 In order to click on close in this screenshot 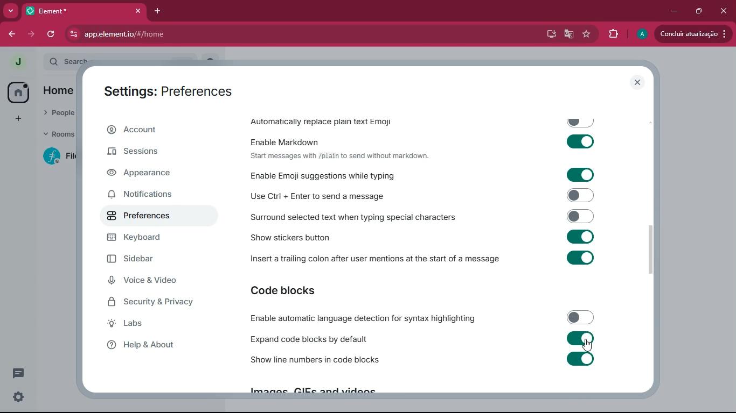, I will do `click(723, 11)`.